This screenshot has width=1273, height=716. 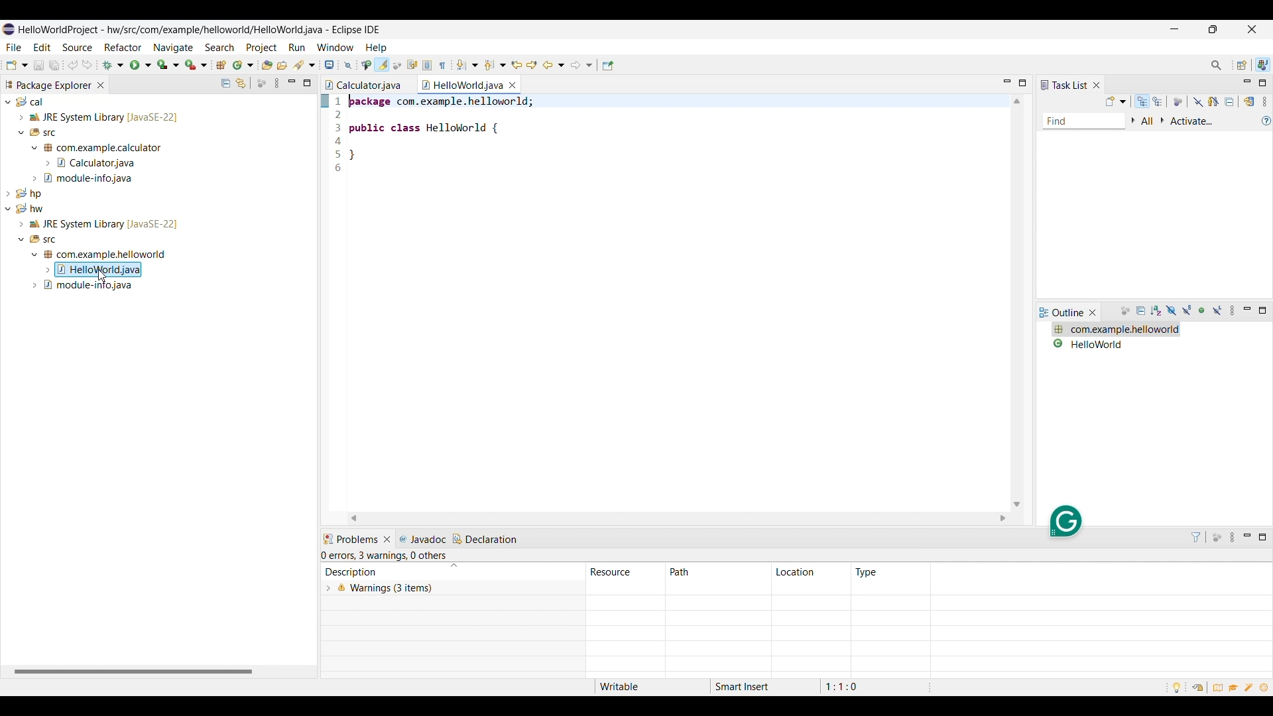 What do you see at coordinates (513, 84) in the screenshot?
I see `close tab 2` at bounding box center [513, 84].